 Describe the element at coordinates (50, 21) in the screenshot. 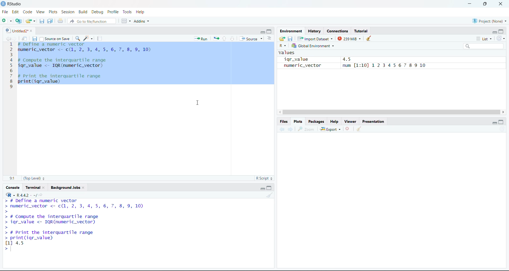

I see `Save all open documents (Ctrl + Alt + S)` at that location.